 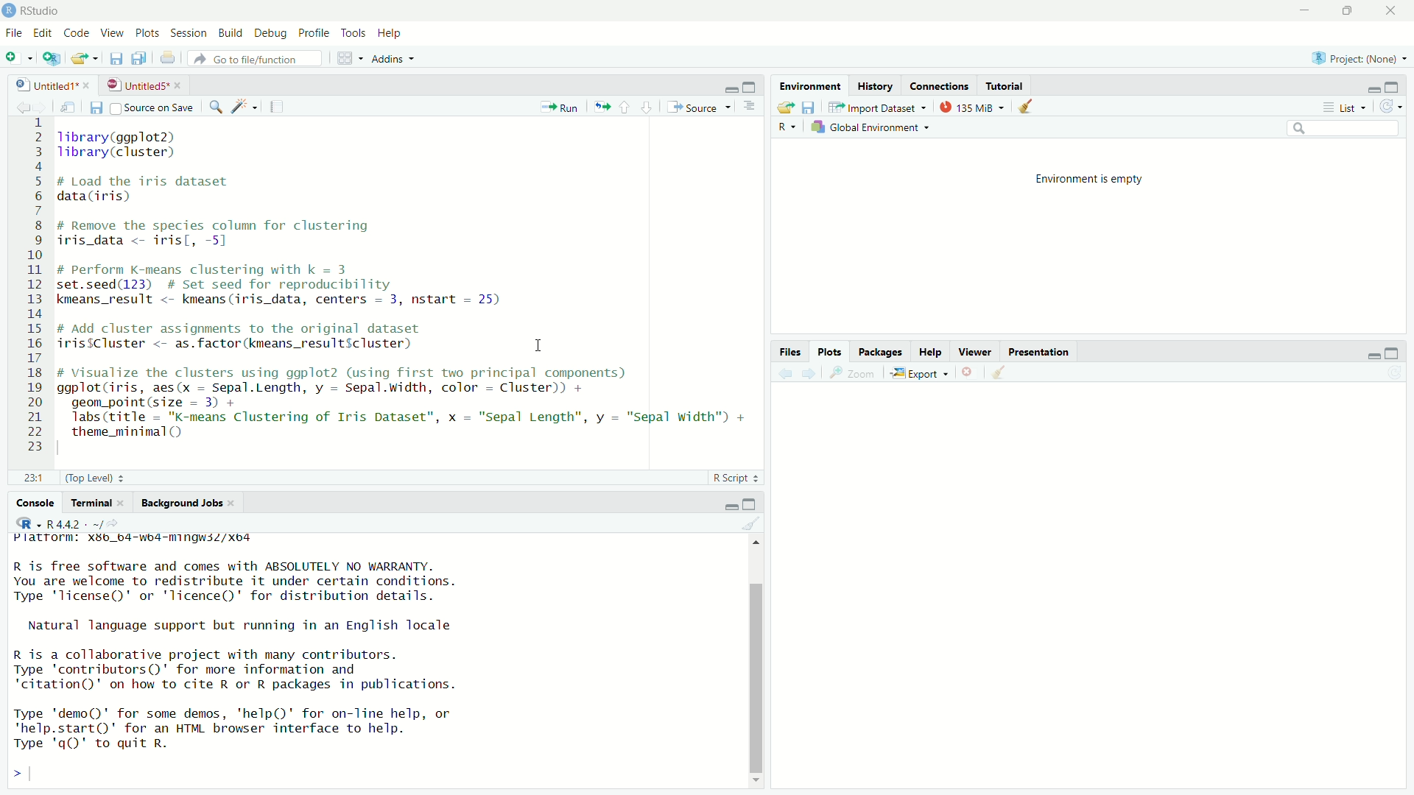 I want to click on create a project, so click(x=52, y=58).